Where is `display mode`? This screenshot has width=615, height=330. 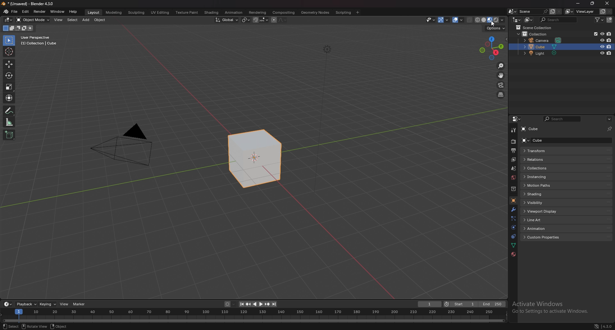 display mode is located at coordinates (529, 20).